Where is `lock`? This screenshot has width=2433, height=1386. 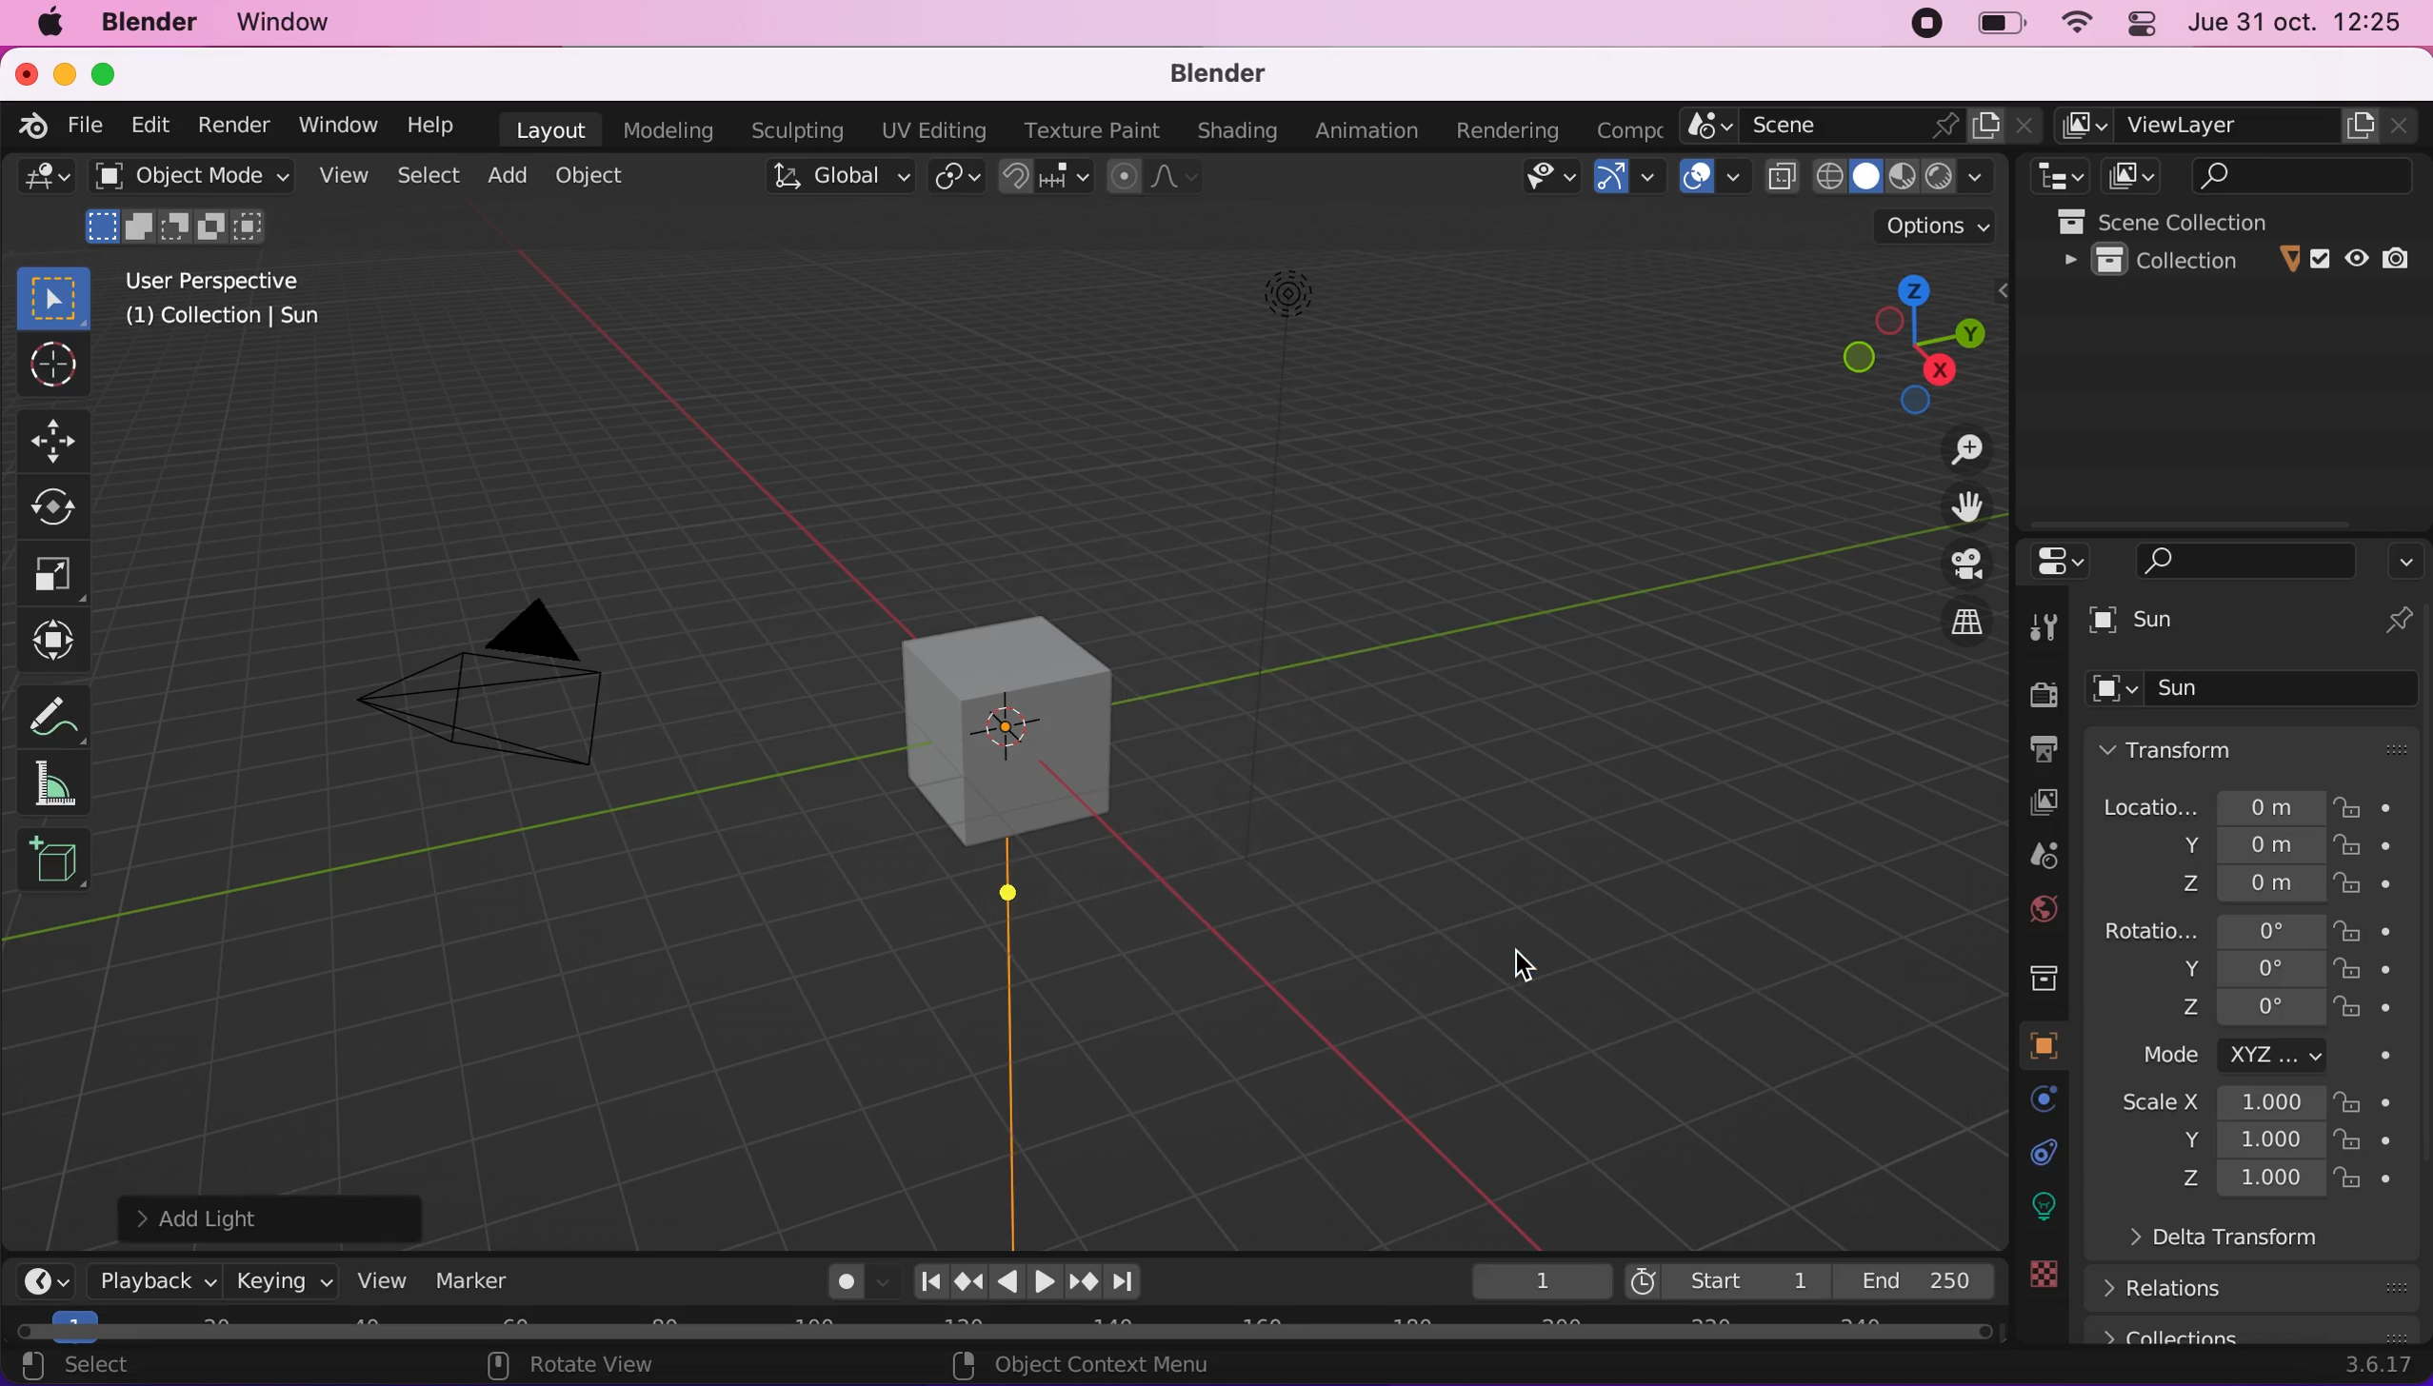 lock is located at coordinates (2384, 1180).